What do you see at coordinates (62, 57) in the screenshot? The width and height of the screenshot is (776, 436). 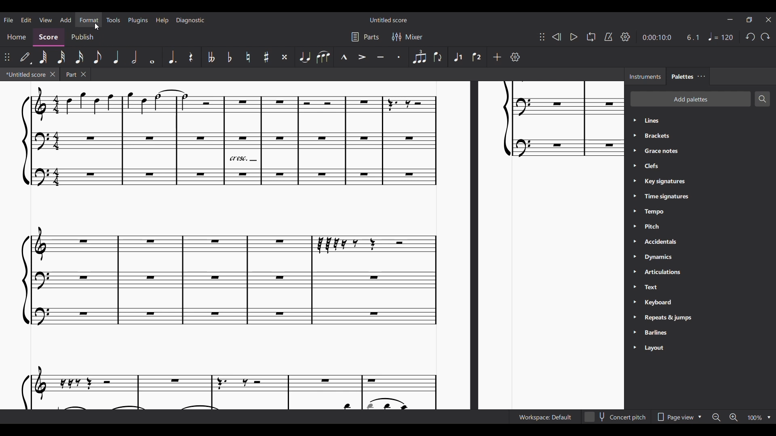 I see `32nd note` at bounding box center [62, 57].